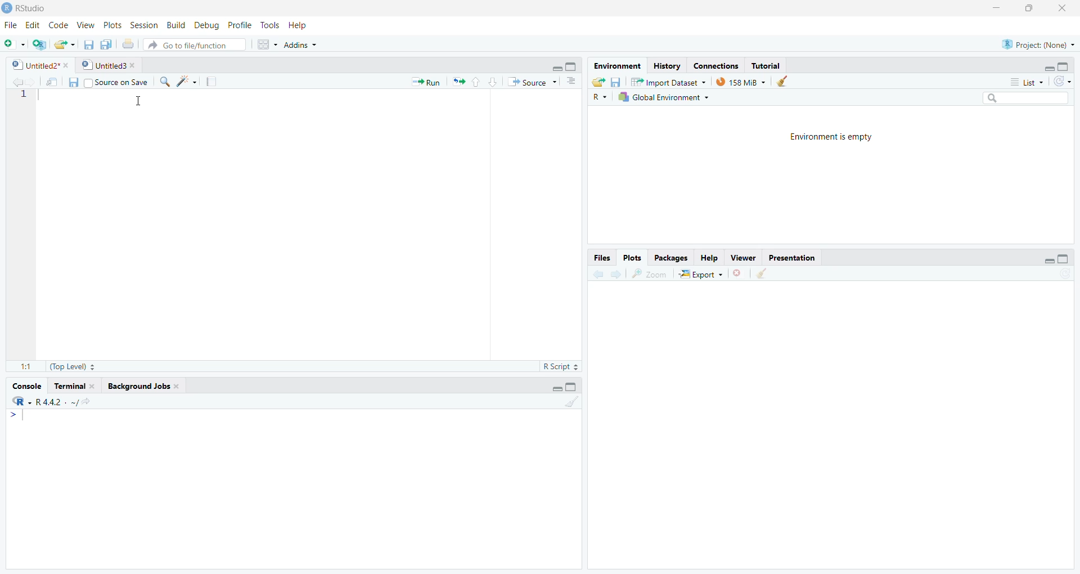 The height and width of the screenshot is (574, 1080). What do you see at coordinates (33, 23) in the screenshot?
I see `Edit` at bounding box center [33, 23].